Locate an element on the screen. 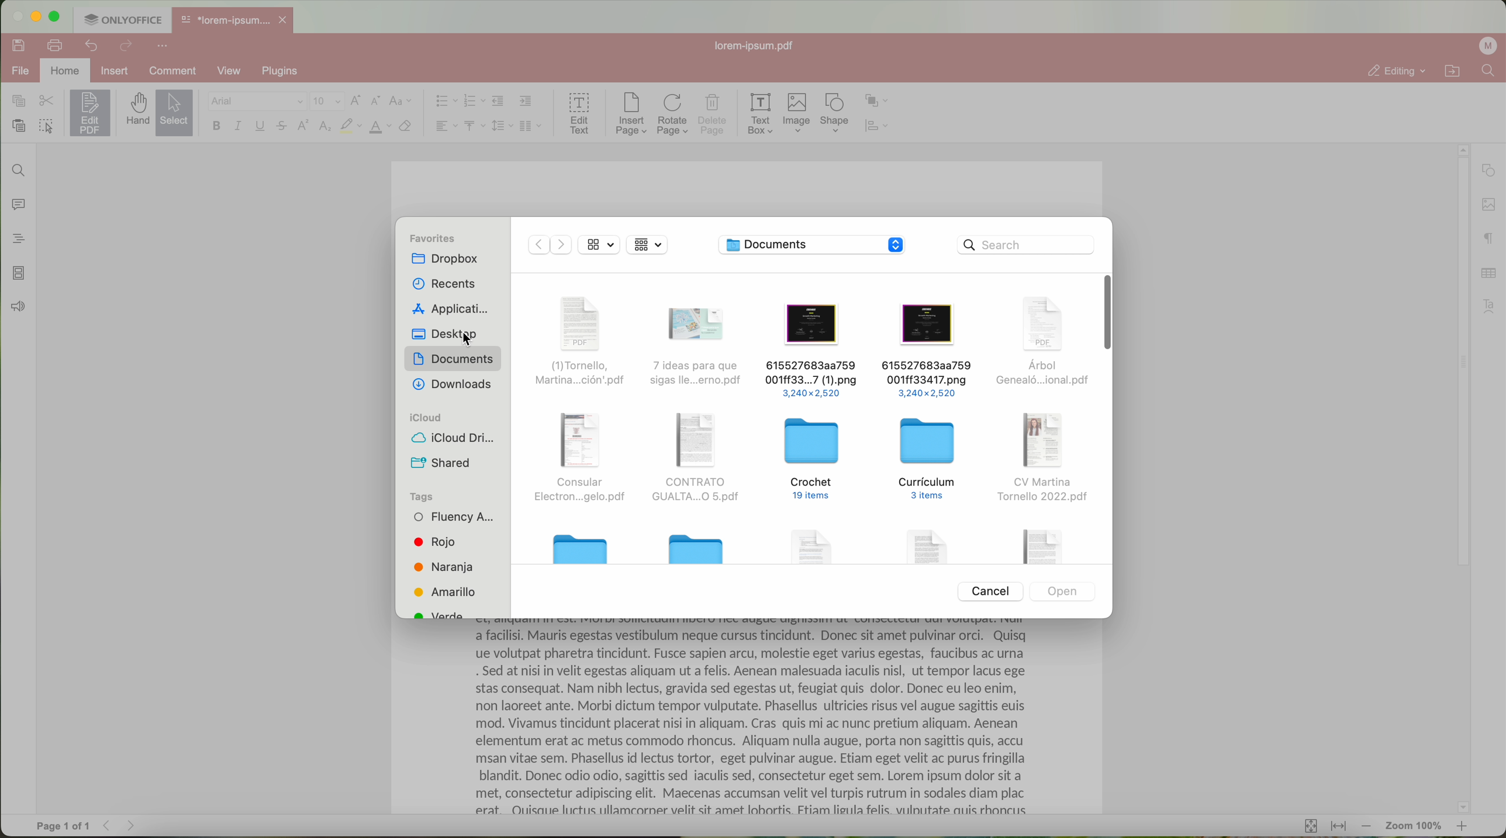  ONLYOFFICE is located at coordinates (122, 18).